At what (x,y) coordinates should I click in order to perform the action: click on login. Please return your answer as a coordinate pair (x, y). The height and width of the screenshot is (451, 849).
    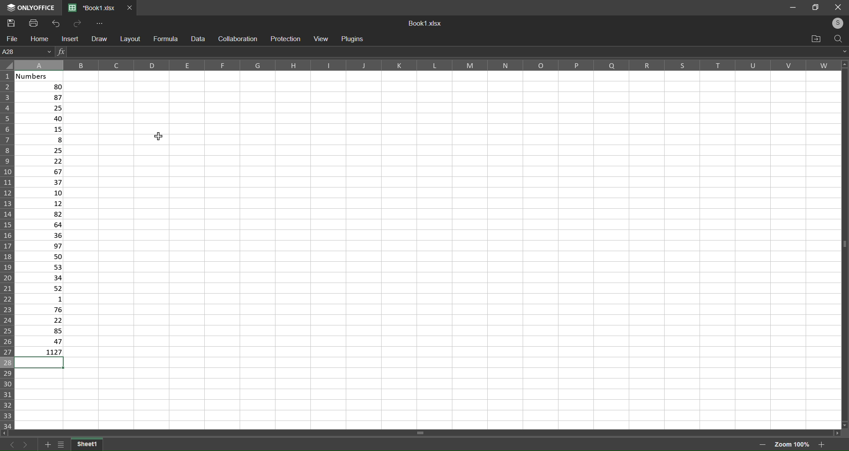
    Looking at the image, I should click on (838, 23).